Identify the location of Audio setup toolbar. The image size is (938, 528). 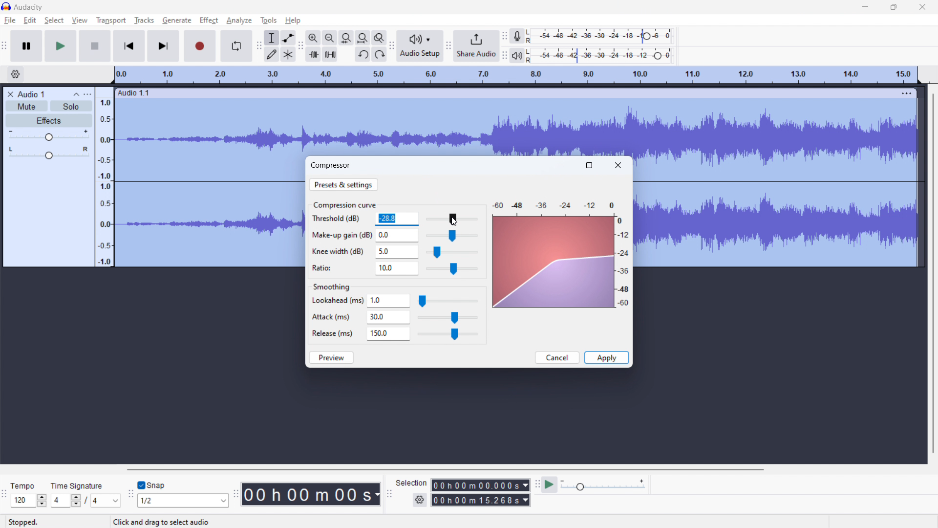
(392, 46).